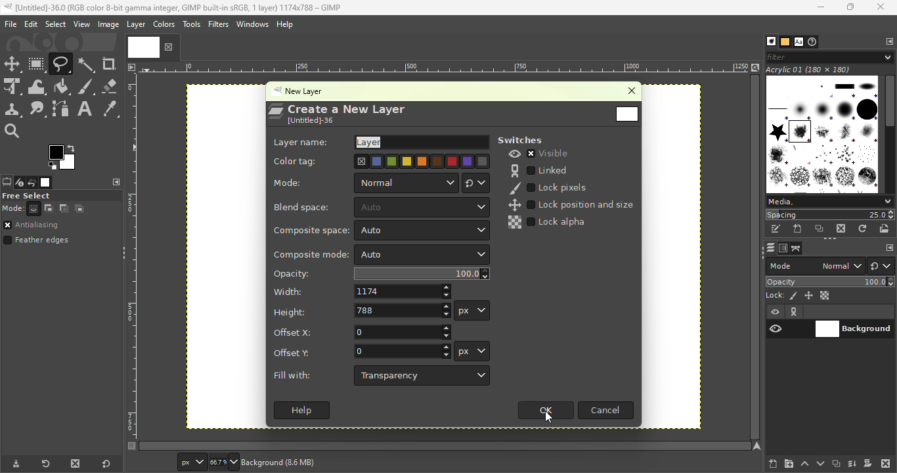  Describe the element at coordinates (49, 208) in the screenshot. I see `Add to the current selection` at that location.